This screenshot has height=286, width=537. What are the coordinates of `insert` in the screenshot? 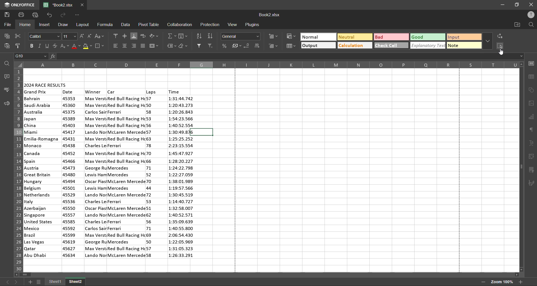 It's located at (46, 25).